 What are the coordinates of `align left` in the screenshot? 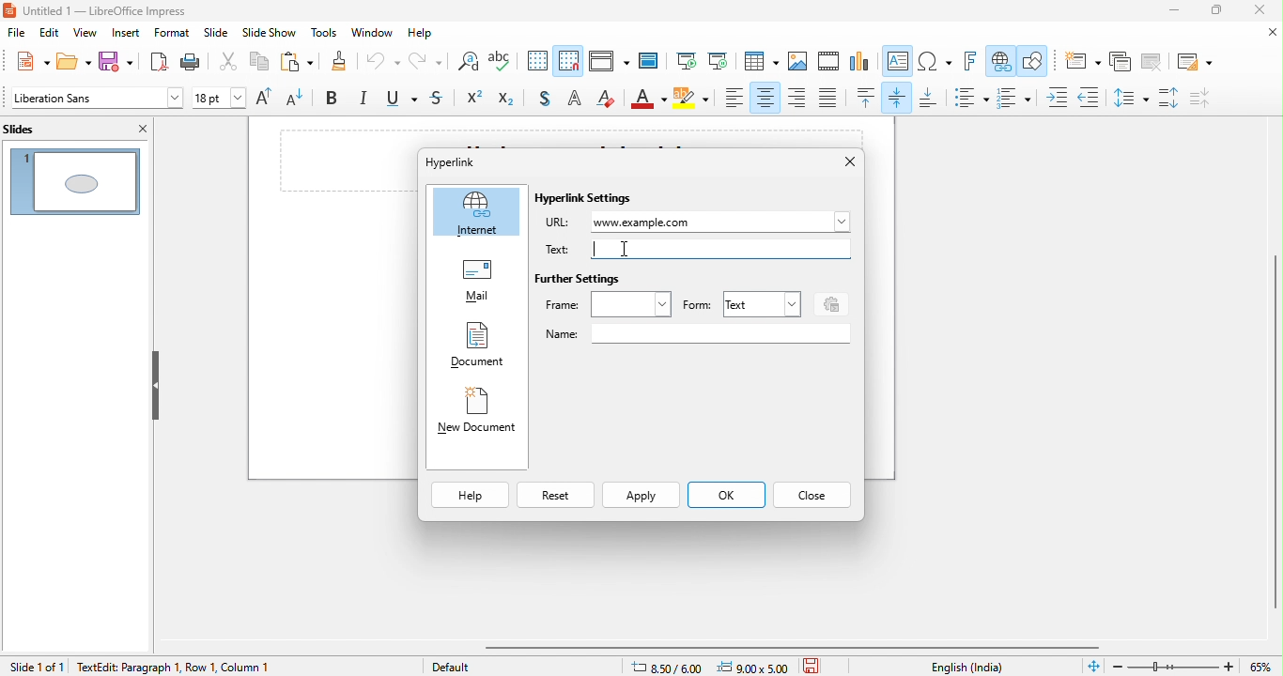 It's located at (734, 98).